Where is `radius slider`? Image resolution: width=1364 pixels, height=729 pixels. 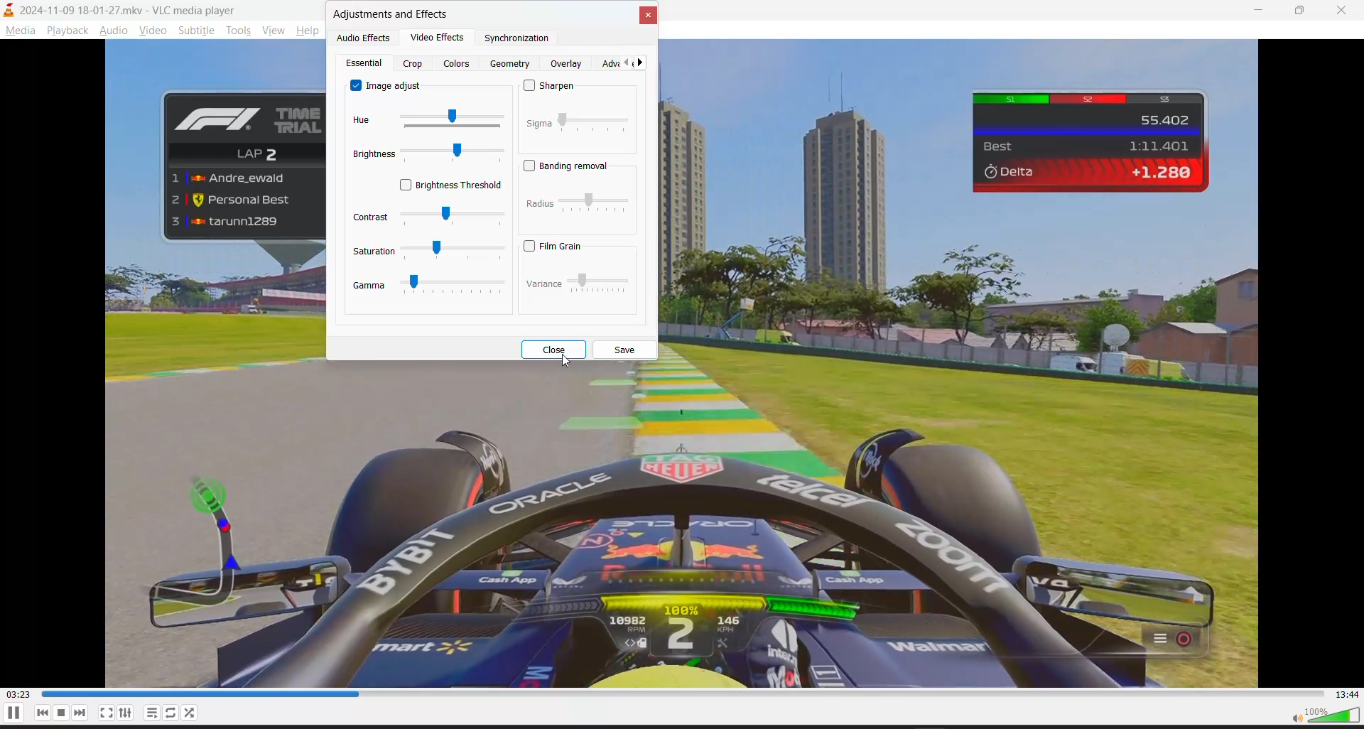 radius slider is located at coordinates (595, 202).